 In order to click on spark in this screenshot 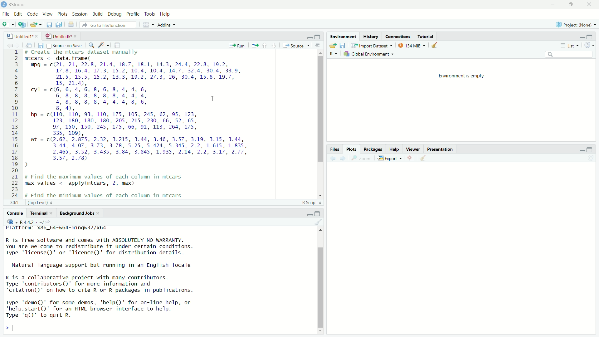, I will do `click(104, 46)`.